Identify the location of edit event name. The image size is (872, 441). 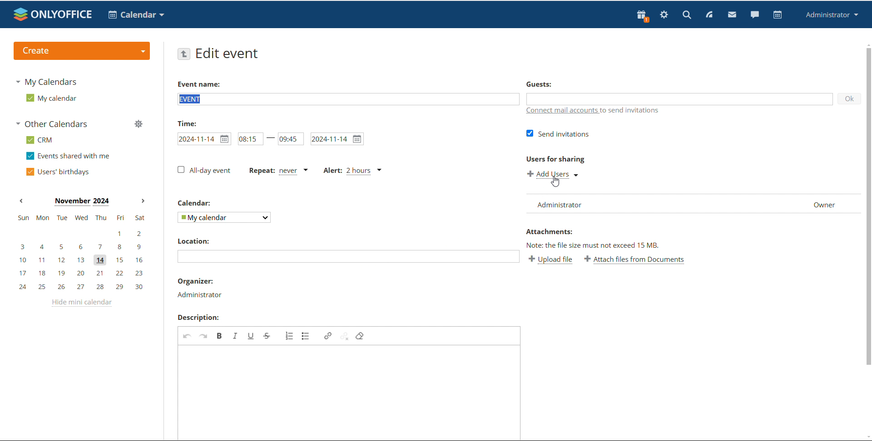
(348, 98).